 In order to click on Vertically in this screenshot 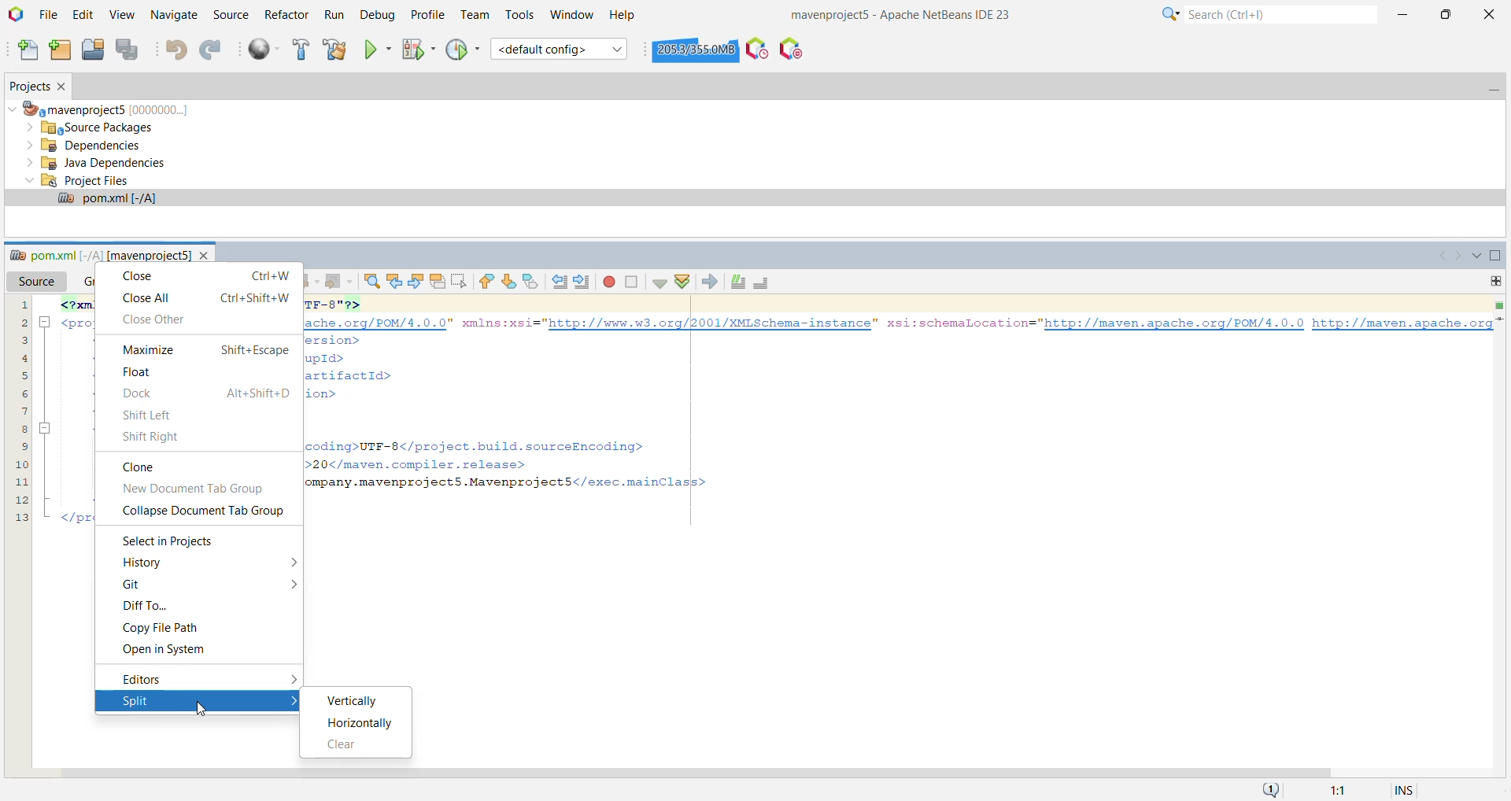, I will do `click(357, 701)`.